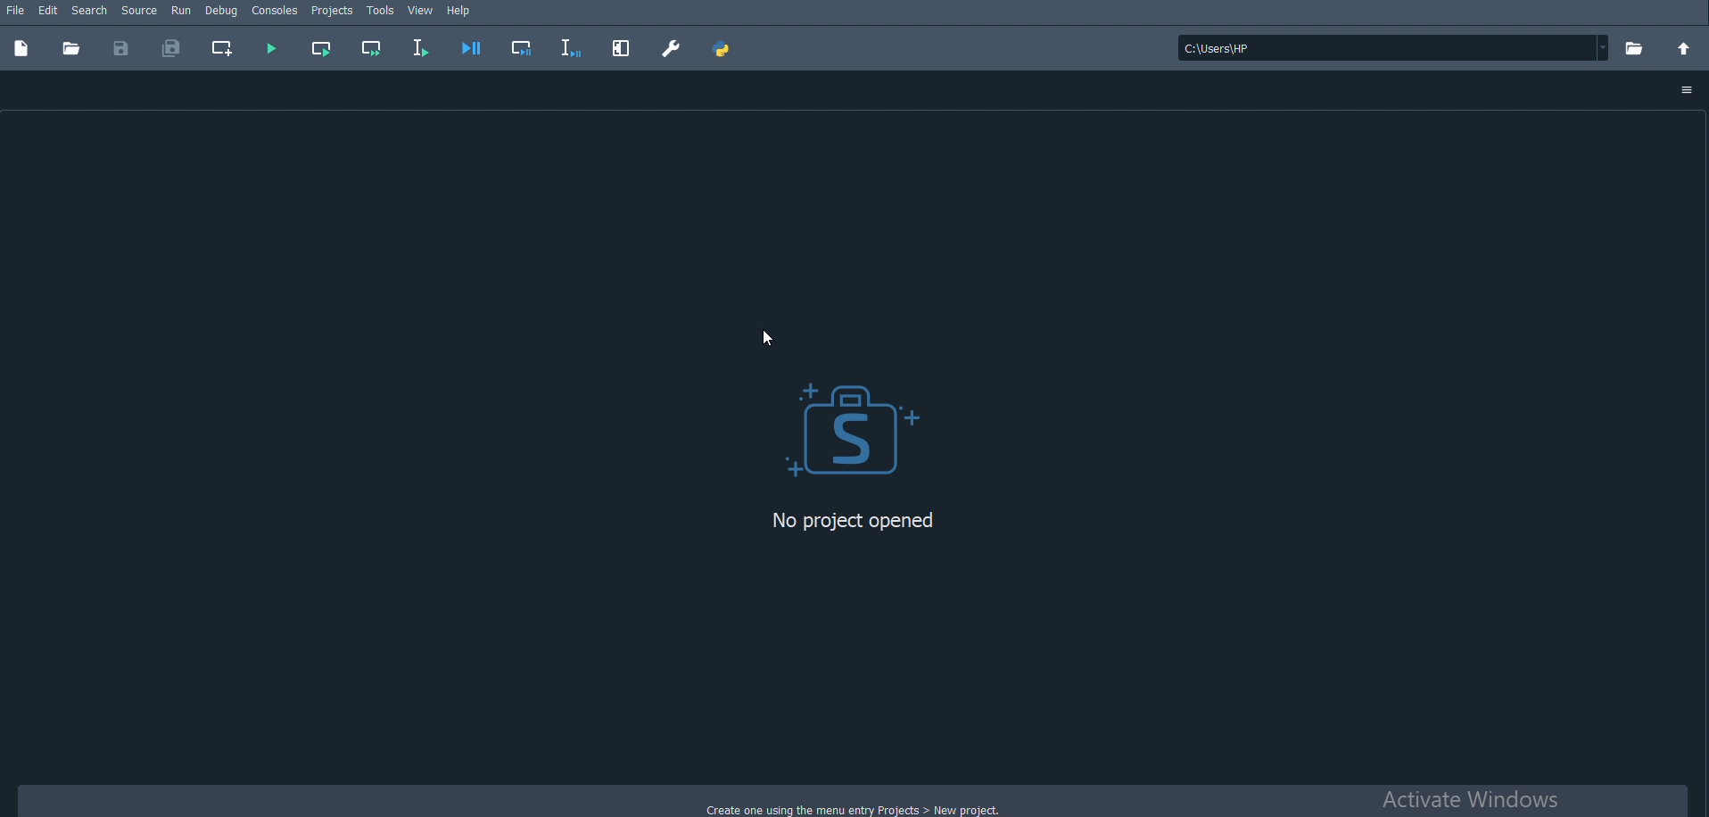  What do you see at coordinates (320, 50) in the screenshot?
I see `Run current cell` at bounding box center [320, 50].